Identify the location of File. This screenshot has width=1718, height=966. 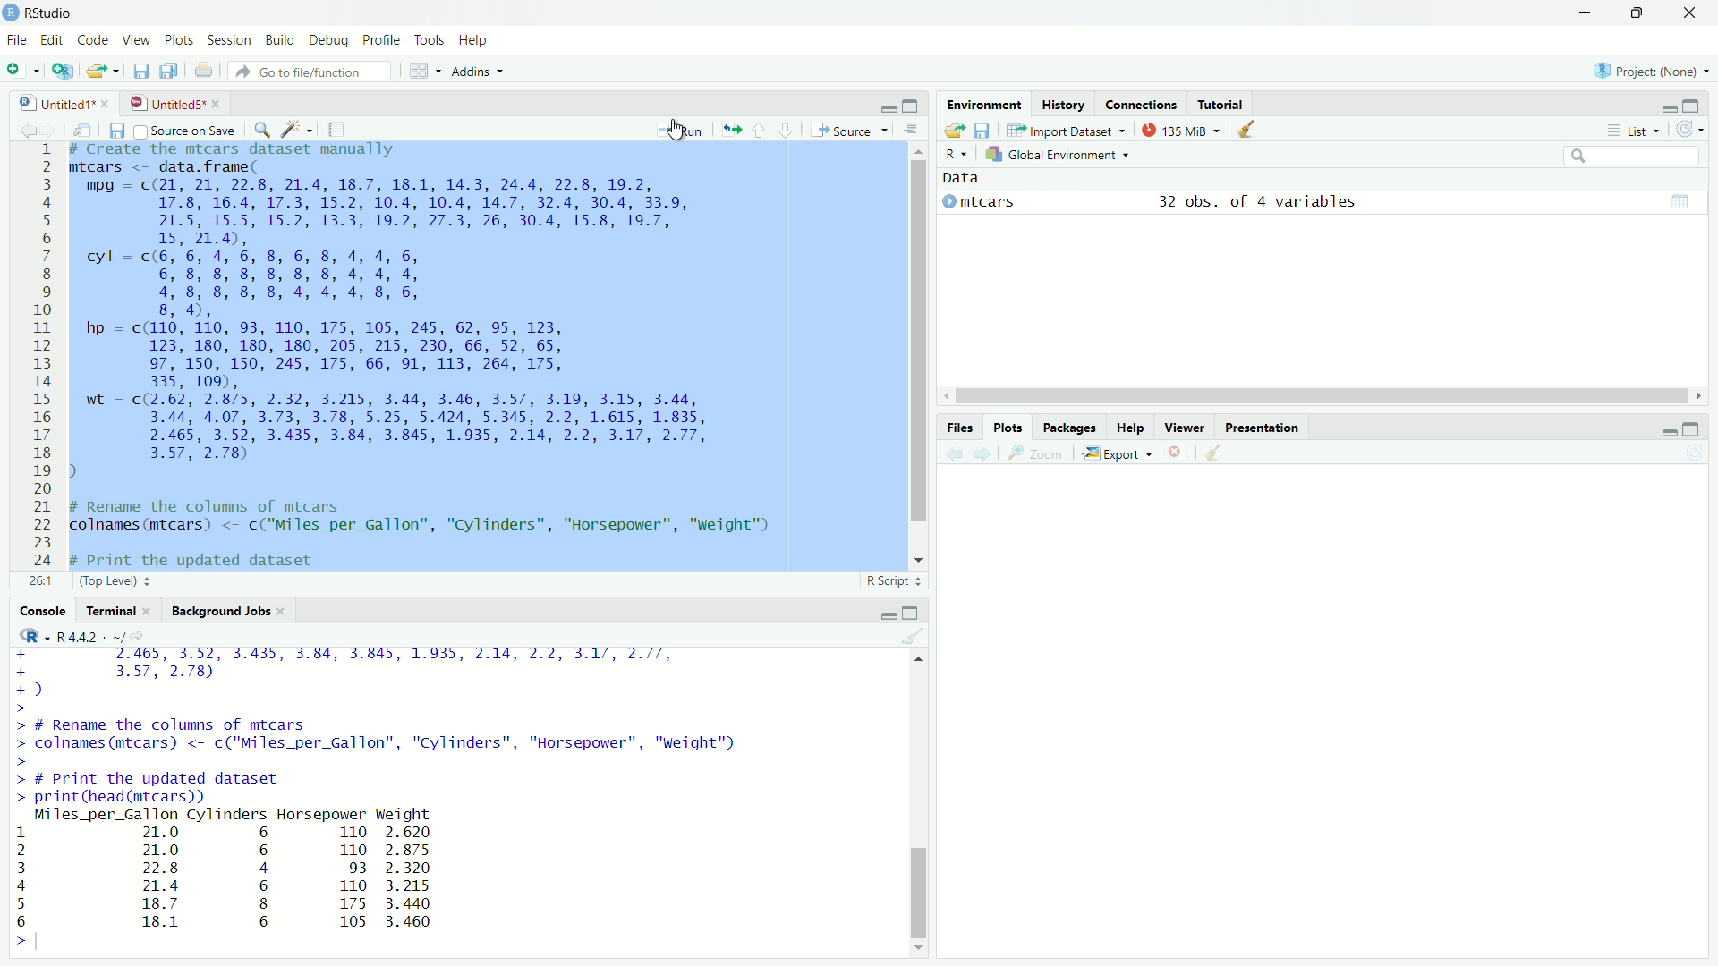
(16, 38).